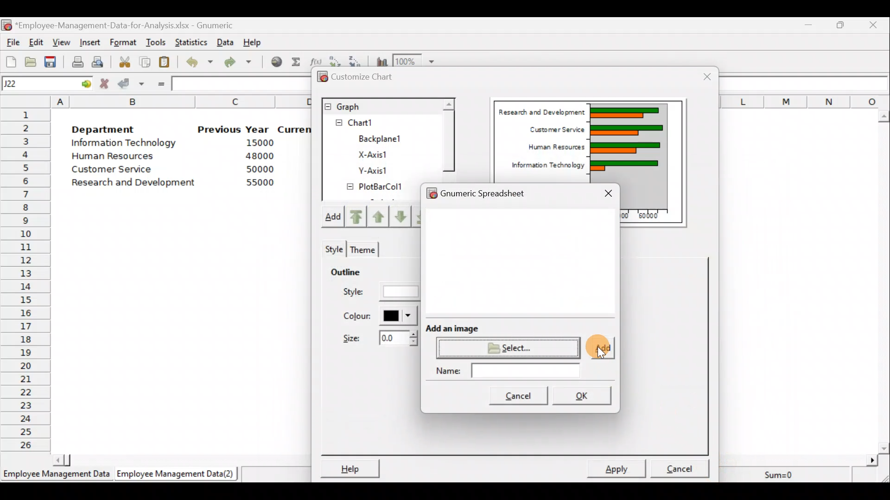 The image size is (890, 500). Describe the element at coordinates (336, 60) in the screenshot. I see `Sort in Ascending order` at that location.